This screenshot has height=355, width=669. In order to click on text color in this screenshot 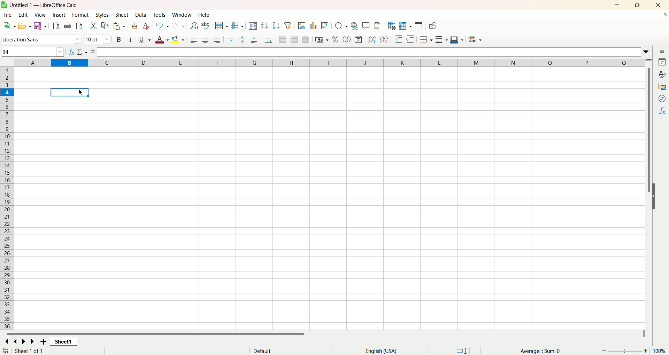, I will do `click(160, 41)`.